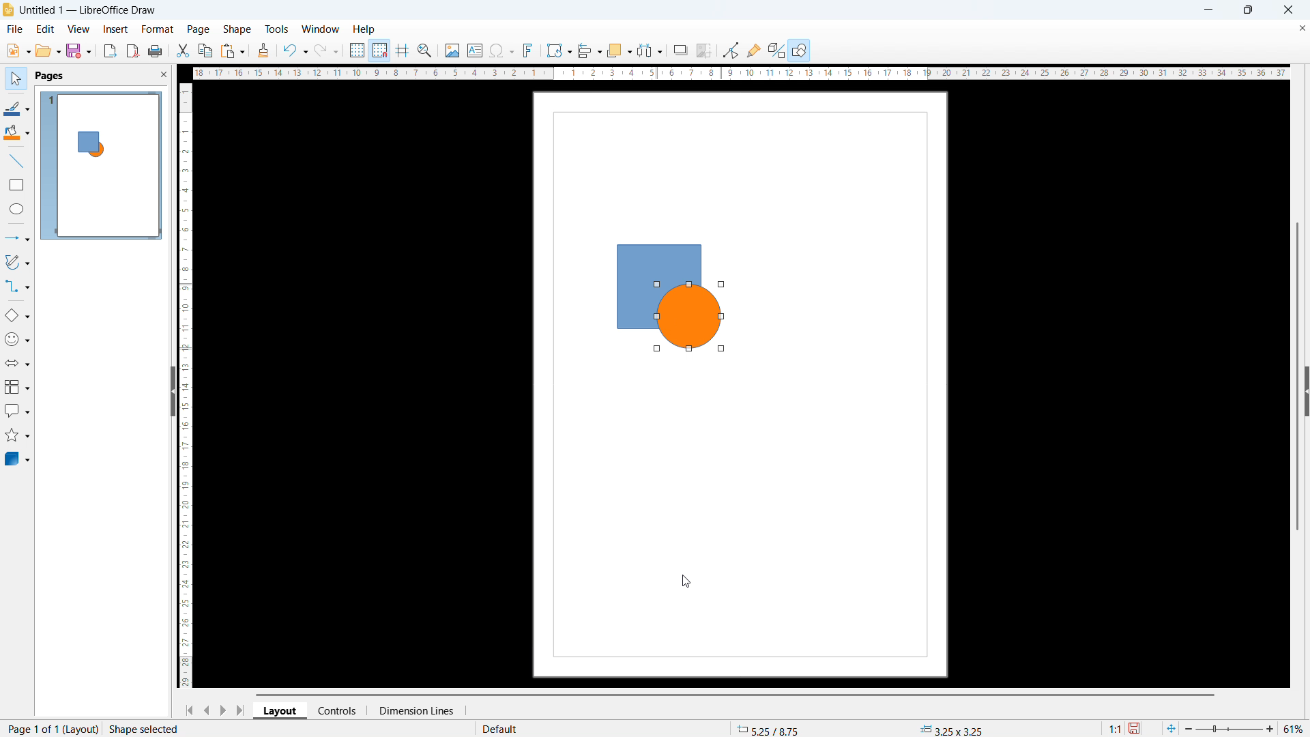  I want to click on Go to last page , so click(239, 710).